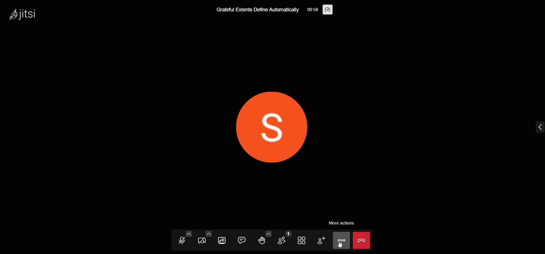  What do you see at coordinates (23, 15) in the screenshot?
I see `logo` at bounding box center [23, 15].